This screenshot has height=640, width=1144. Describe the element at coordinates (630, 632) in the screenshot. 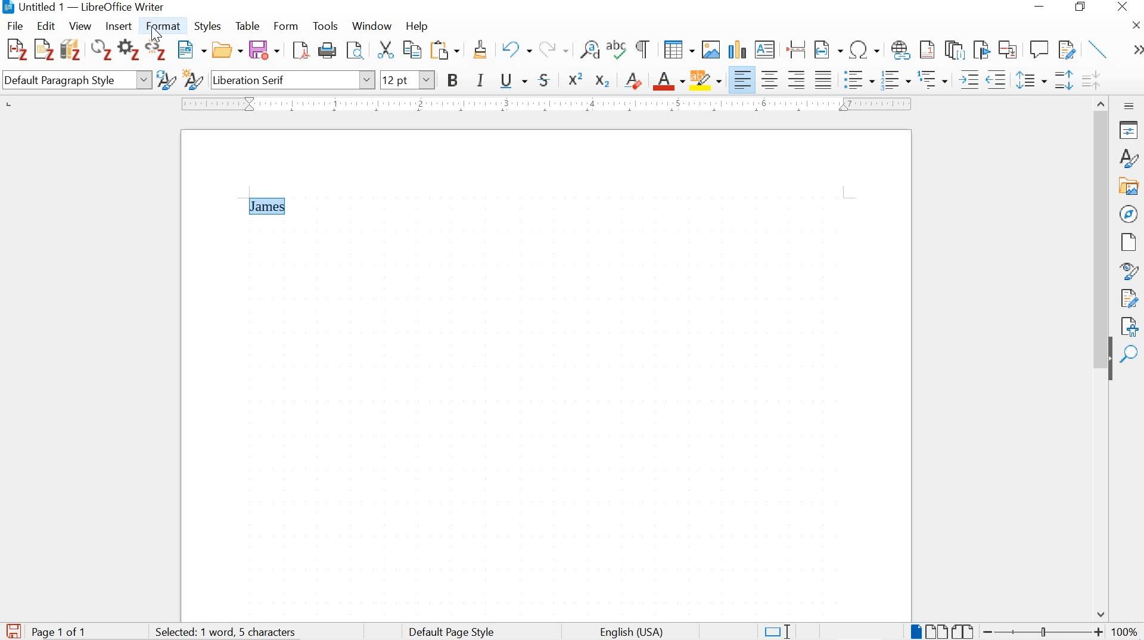

I see `text language english (usa)` at that location.